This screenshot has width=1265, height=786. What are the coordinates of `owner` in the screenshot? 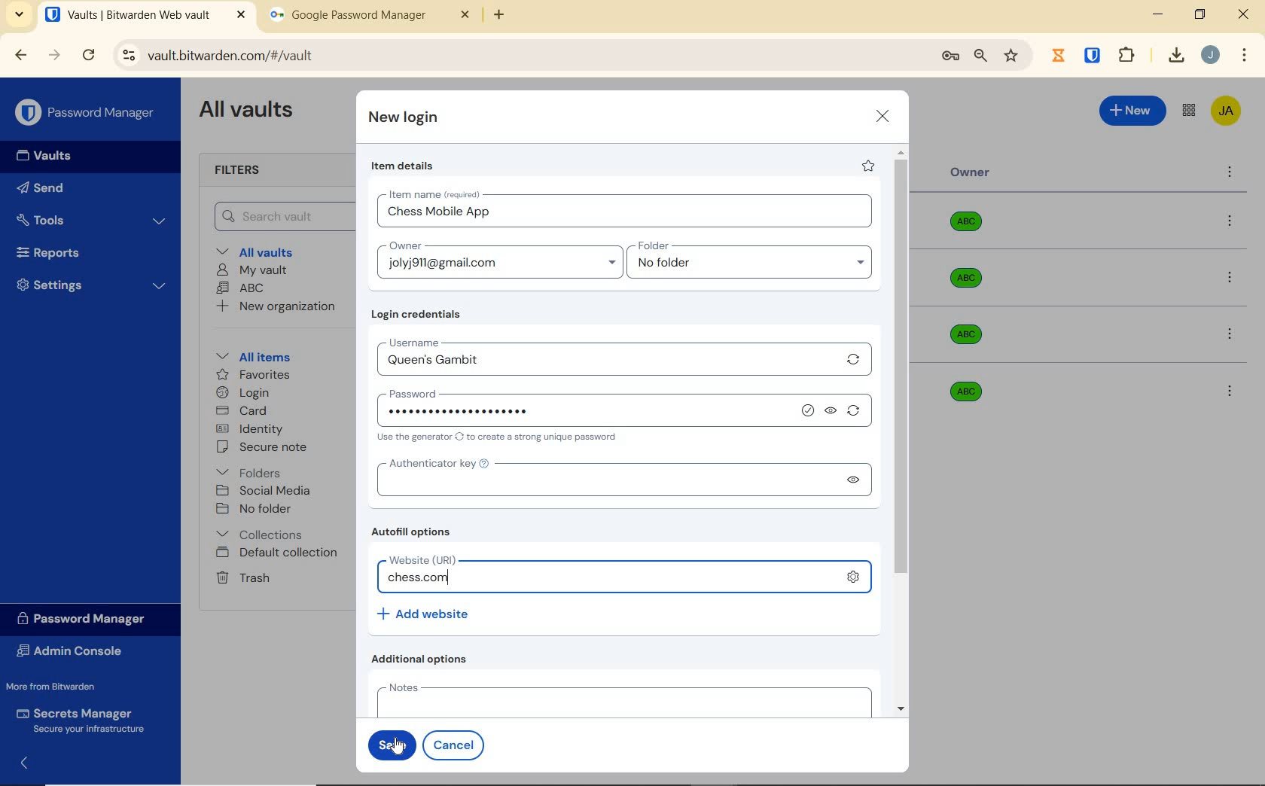 It's located at (404, 247).